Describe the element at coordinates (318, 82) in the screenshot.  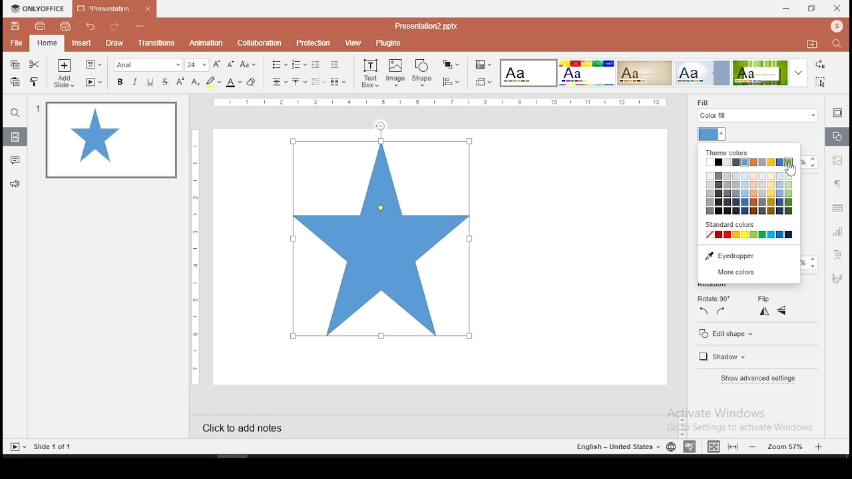
I see `spacing` at that location.